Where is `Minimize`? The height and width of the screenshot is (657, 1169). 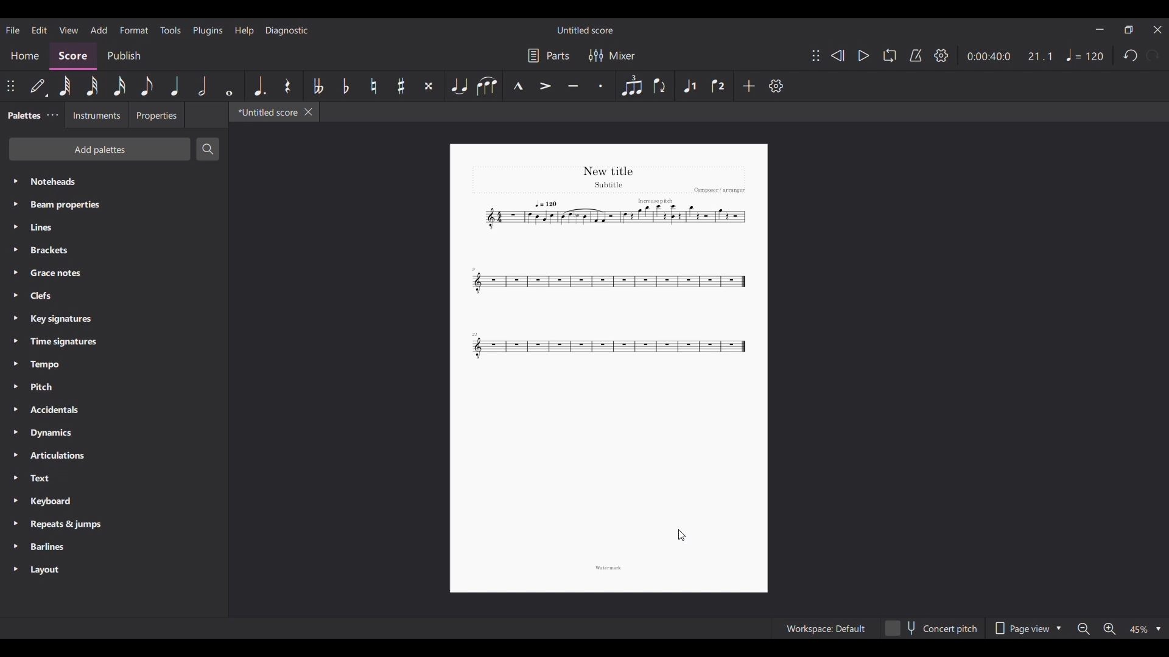
Minimize is located at coordinates (1100, 29).